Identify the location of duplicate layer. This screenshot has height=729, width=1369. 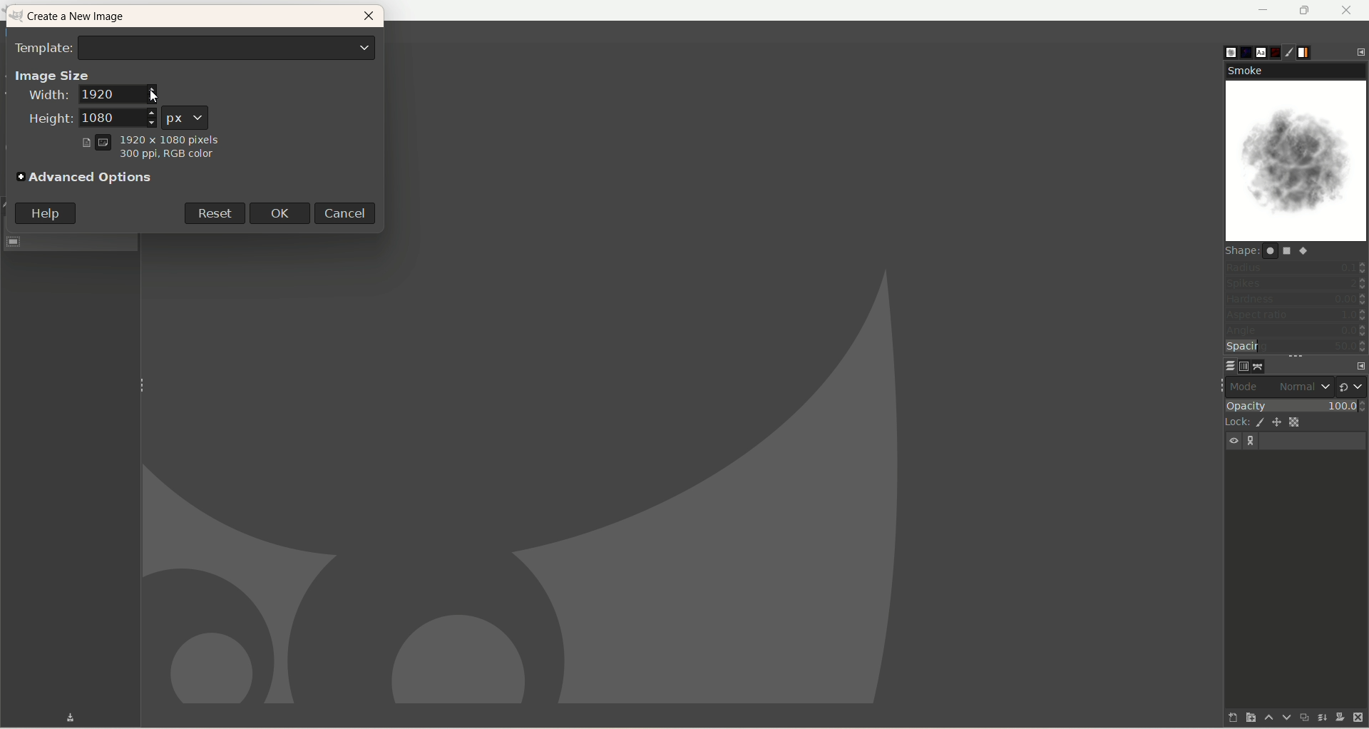
(1301, 717).